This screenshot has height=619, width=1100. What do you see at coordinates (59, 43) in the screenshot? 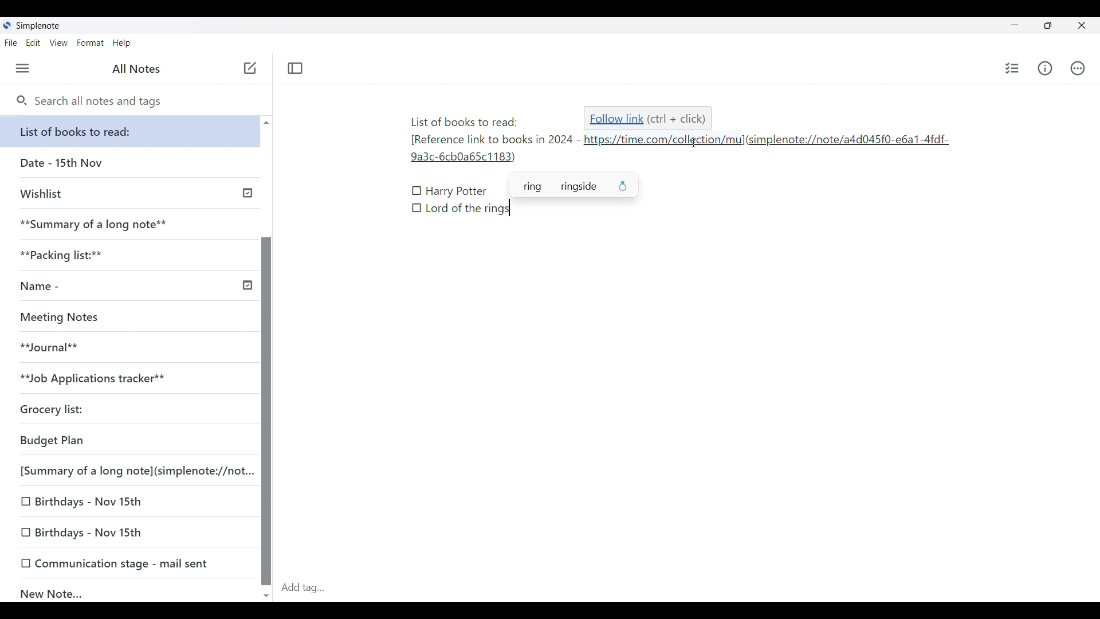
I see `View` at bounding box center [59, 43].